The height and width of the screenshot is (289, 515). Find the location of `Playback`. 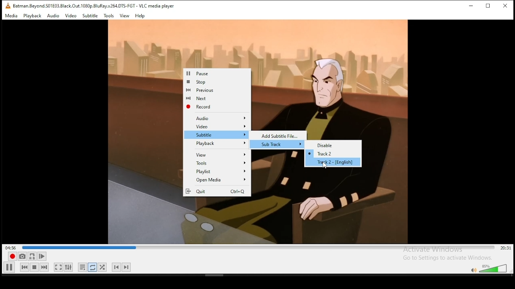

Playback is located at coordinates (33, 16).